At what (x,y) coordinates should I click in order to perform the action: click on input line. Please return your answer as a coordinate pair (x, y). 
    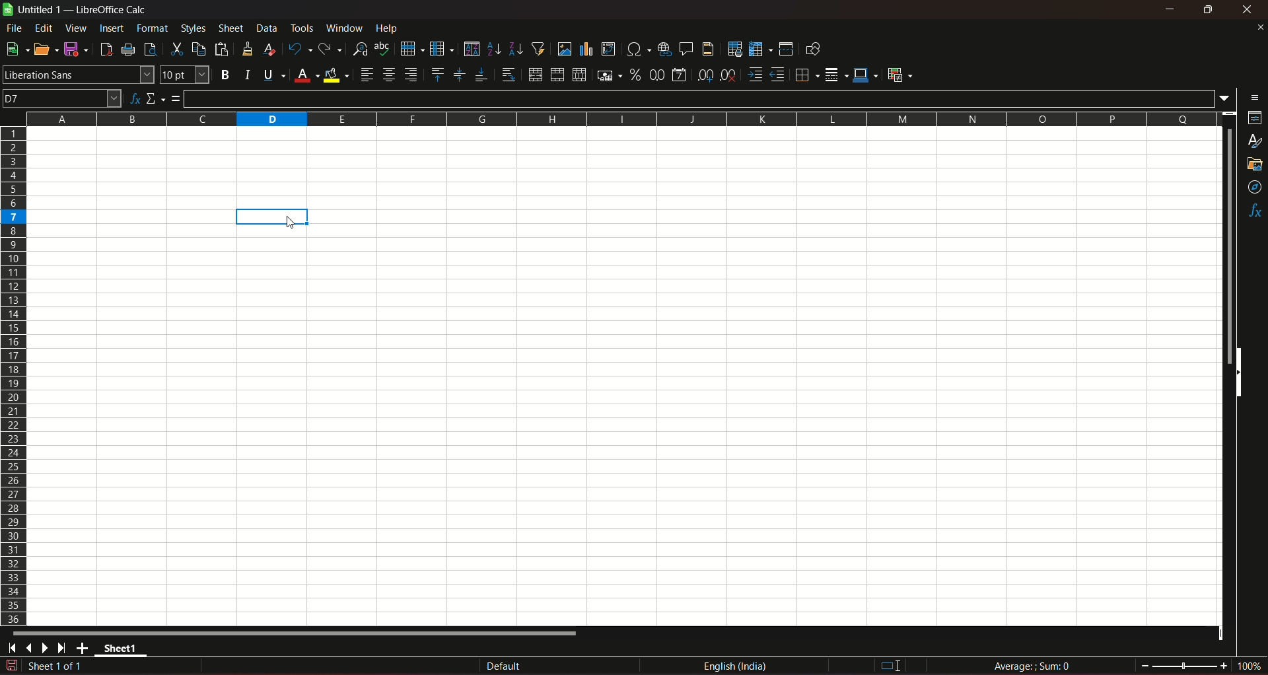
    Looking at the image, I should click on (702, 98).